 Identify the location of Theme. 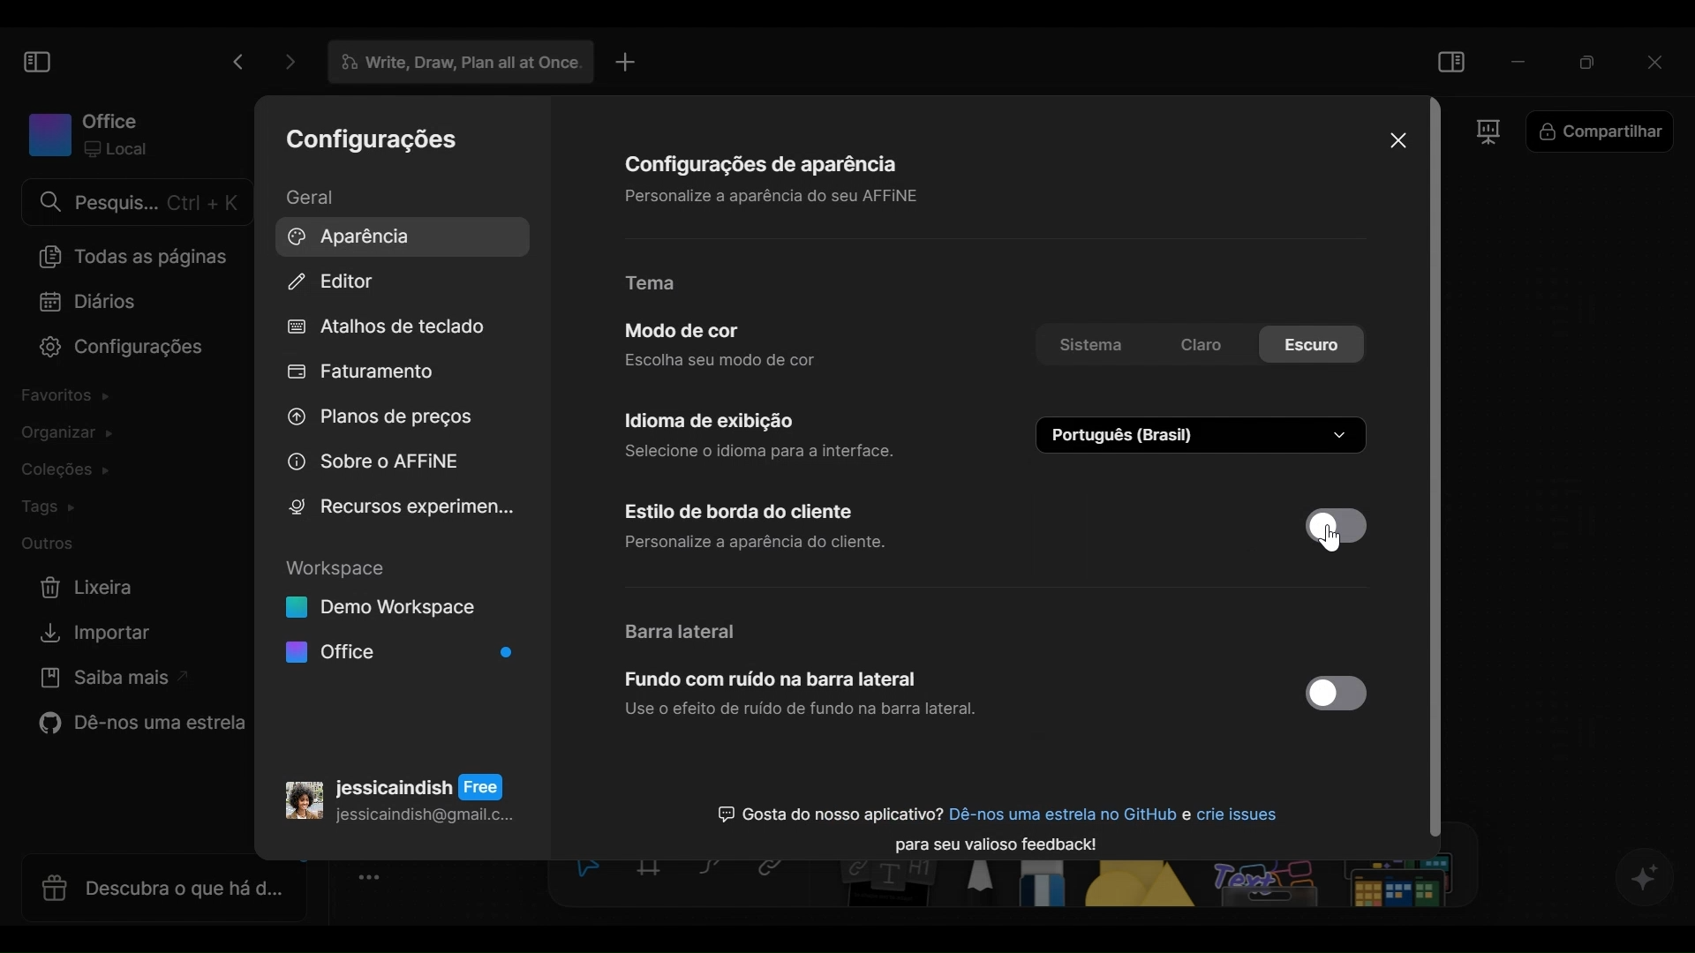
(664, 284).